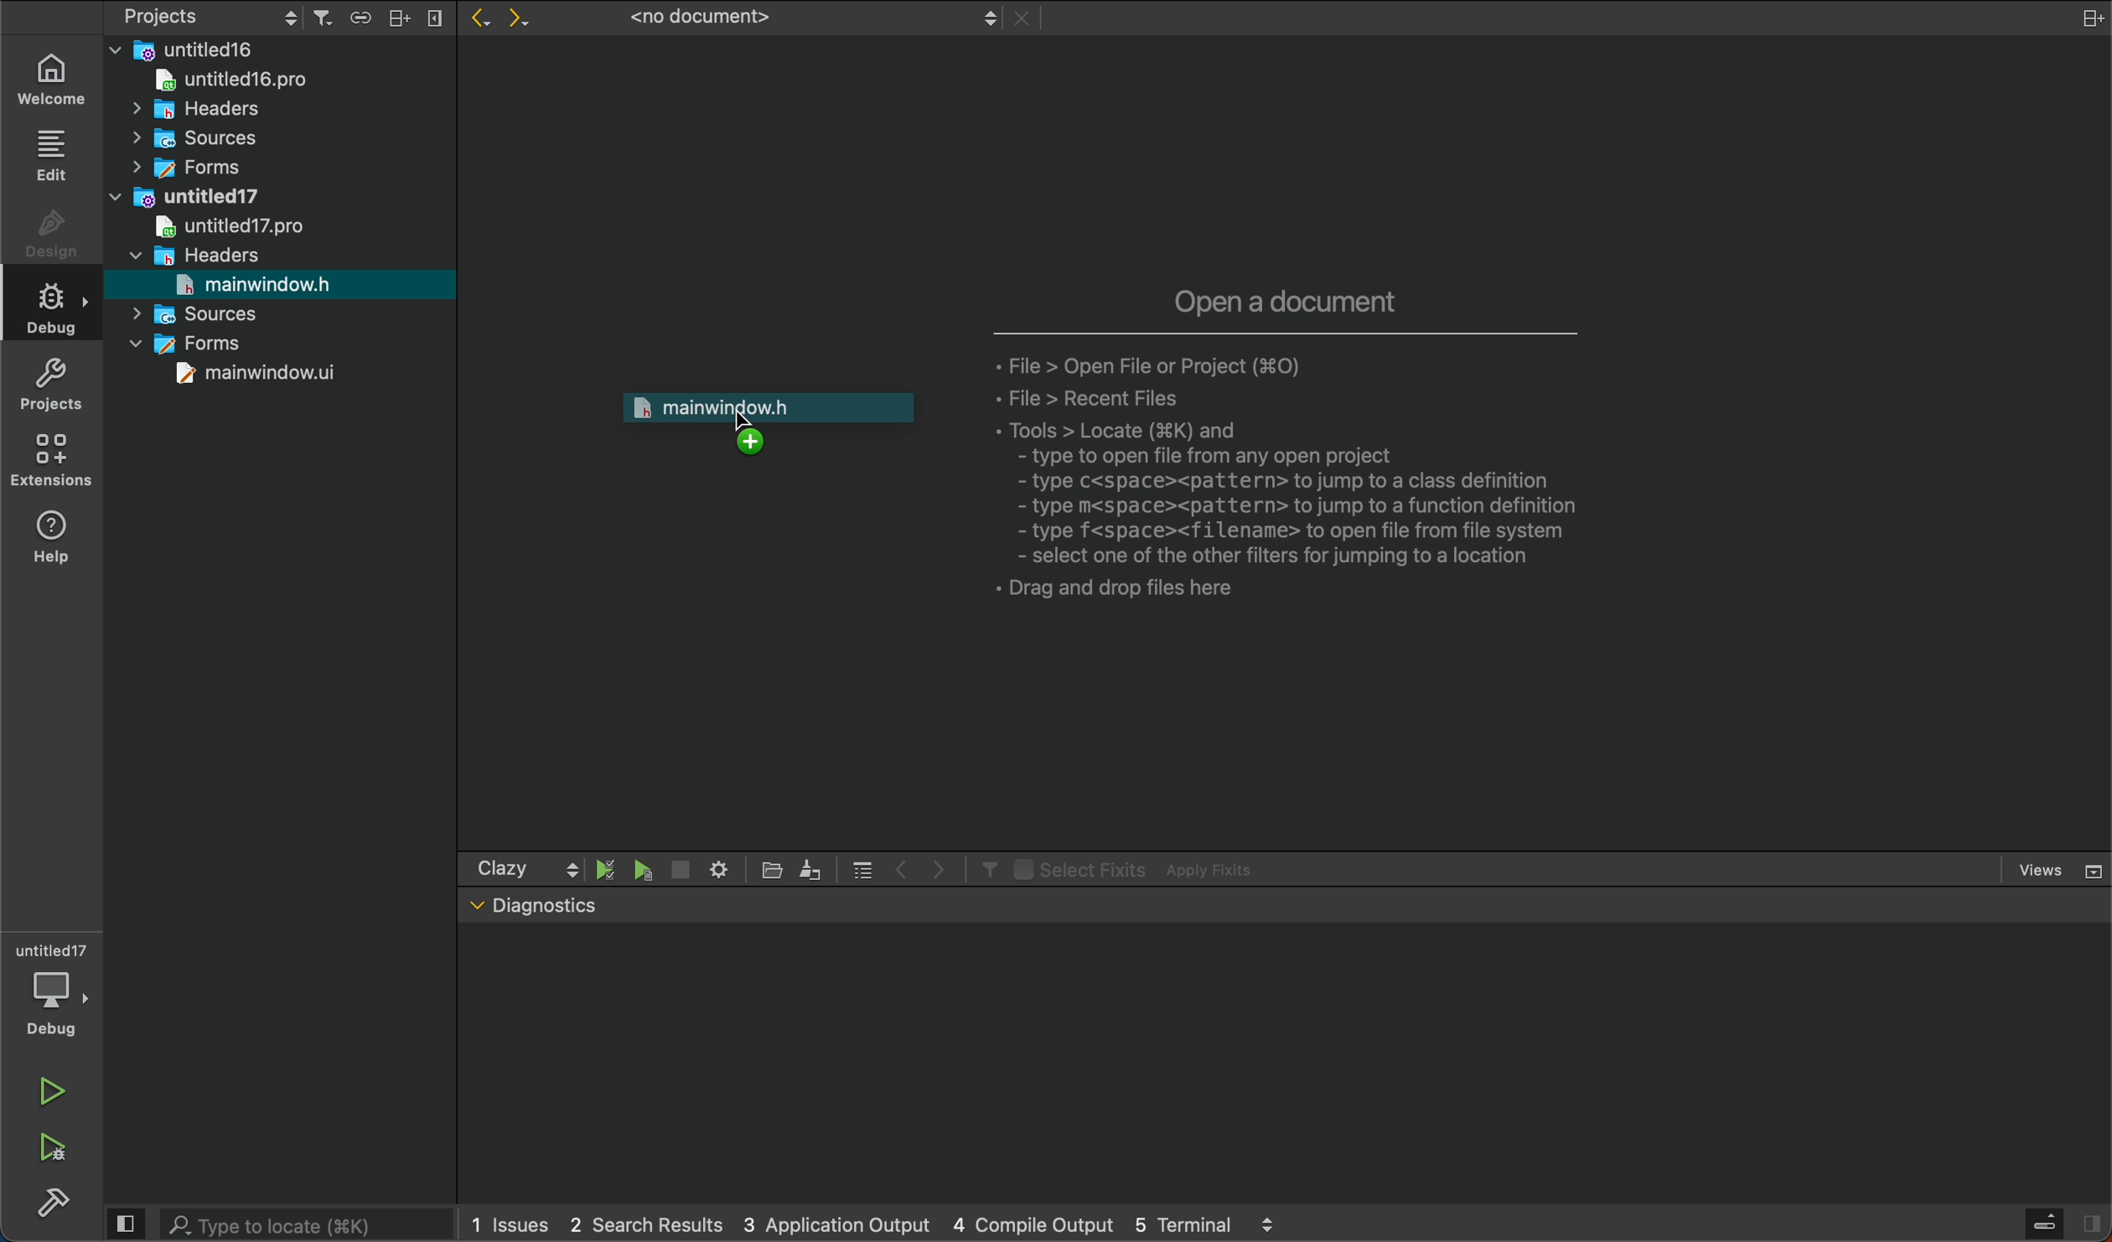 The width and height of the screenshot is (2112, 1242). Describe the element at coordinates (255, 284) in the screenshot. I see `mainwindow.h` at that location.